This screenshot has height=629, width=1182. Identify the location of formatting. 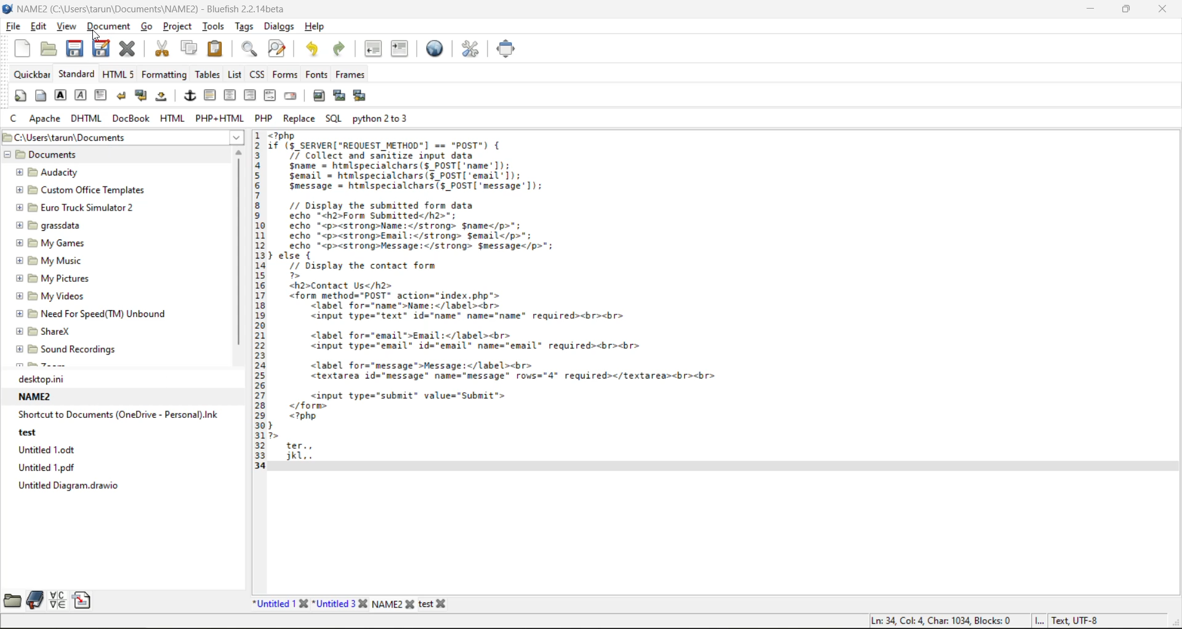
(165, 74).